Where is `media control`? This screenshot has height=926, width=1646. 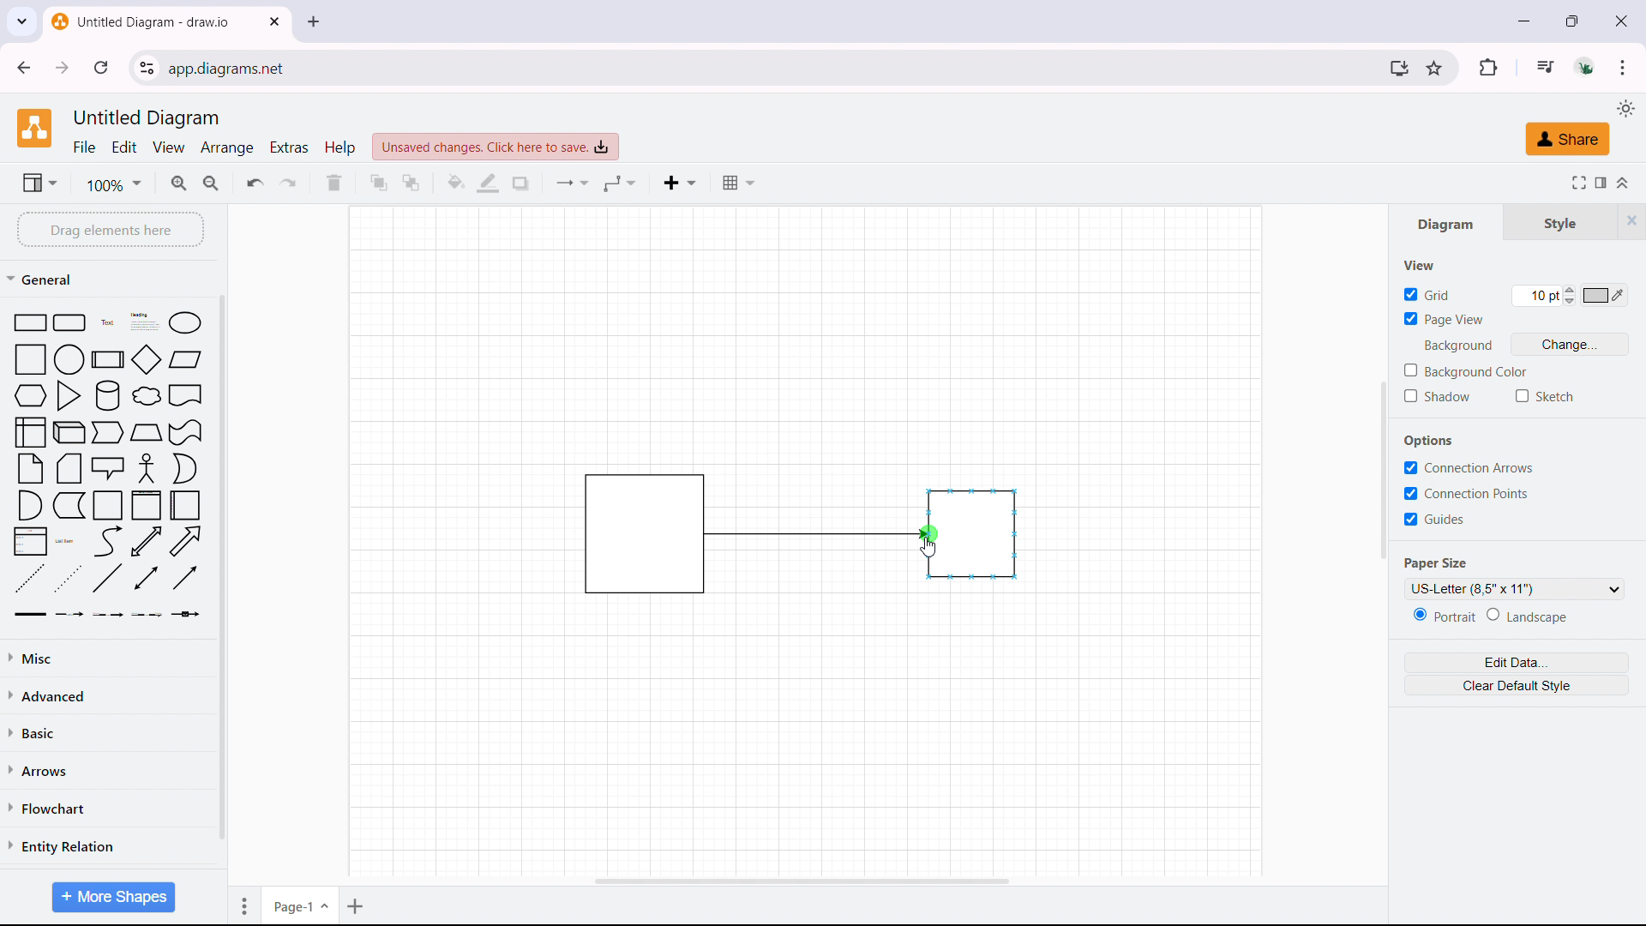 media control is located at coordinates (1543, 66).